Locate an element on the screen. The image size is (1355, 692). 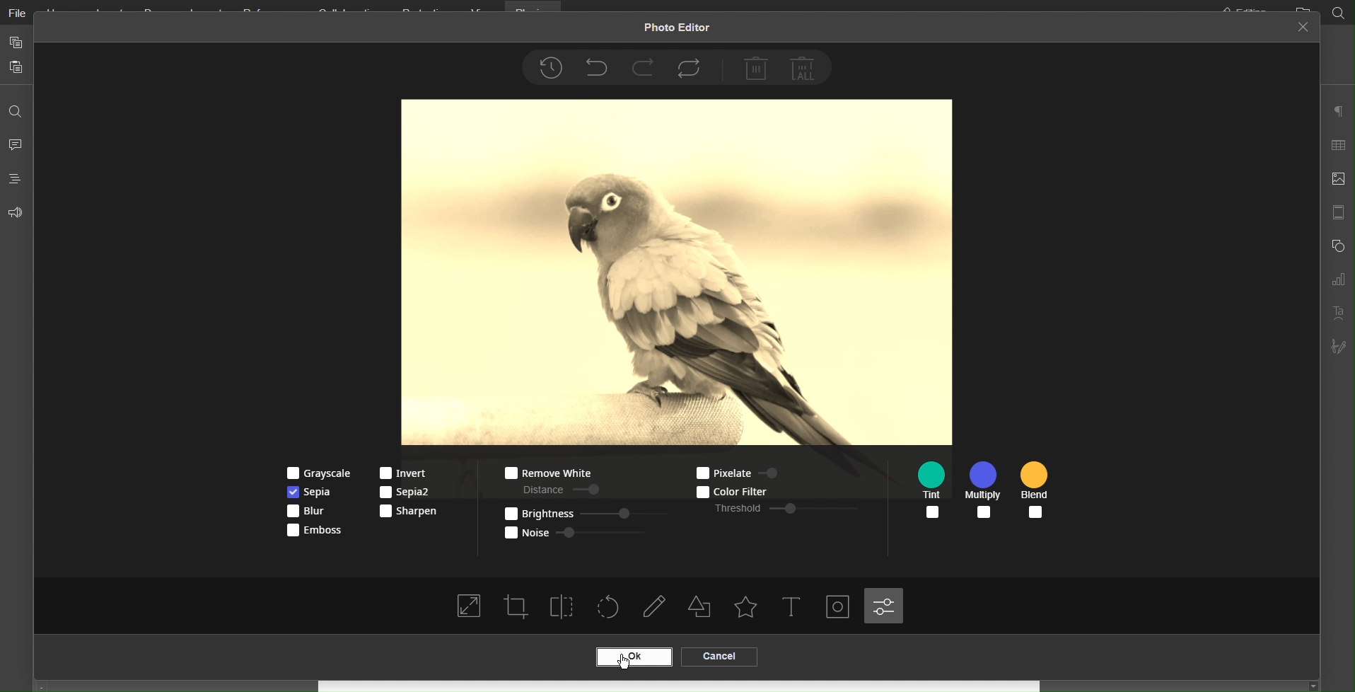
Color filter is located at coordinates (757, 490).